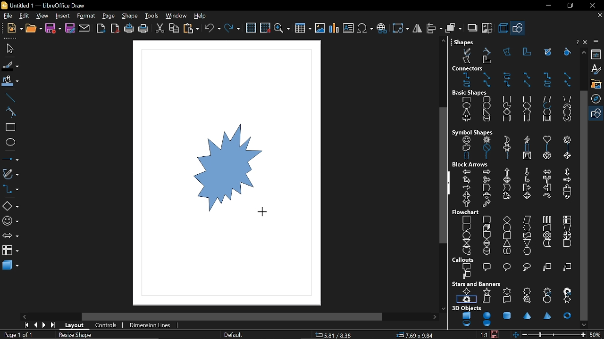 The height and width of the screenshot is (339, 604). What do you see at coordinates (17, 335) in the screenshot?
I see `current page (Page 1 of 1)` at bounding box center [17, 335].